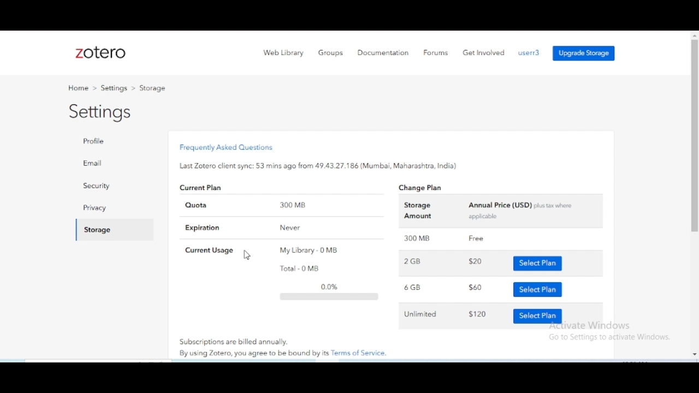 The image size is (699, 393). What do you see at coordinates (695, 195) in the screenshot?
I see `vertical scroll bar` at bounding box center [695, 195].